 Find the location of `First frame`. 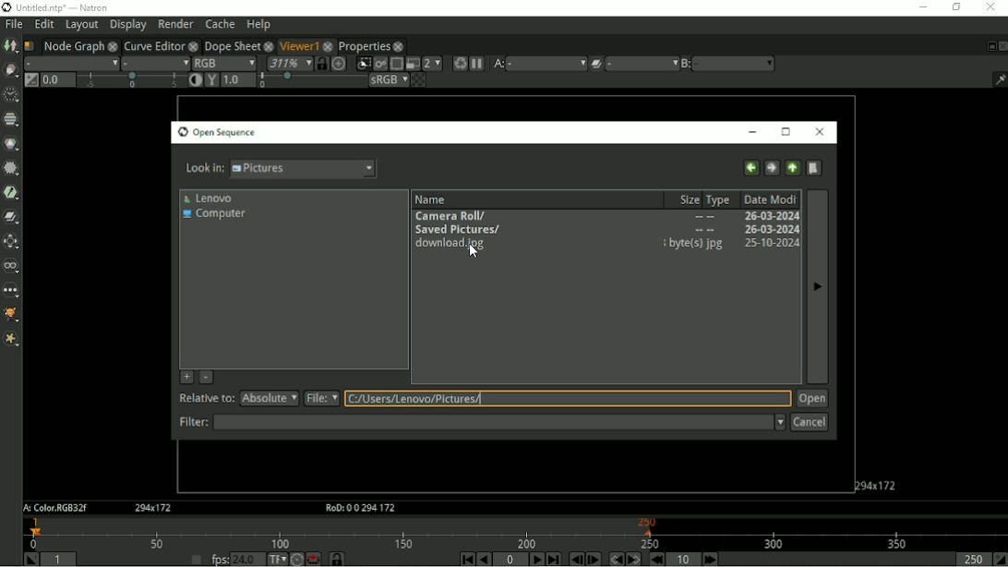

First frame is located at coordinates (466, 559).